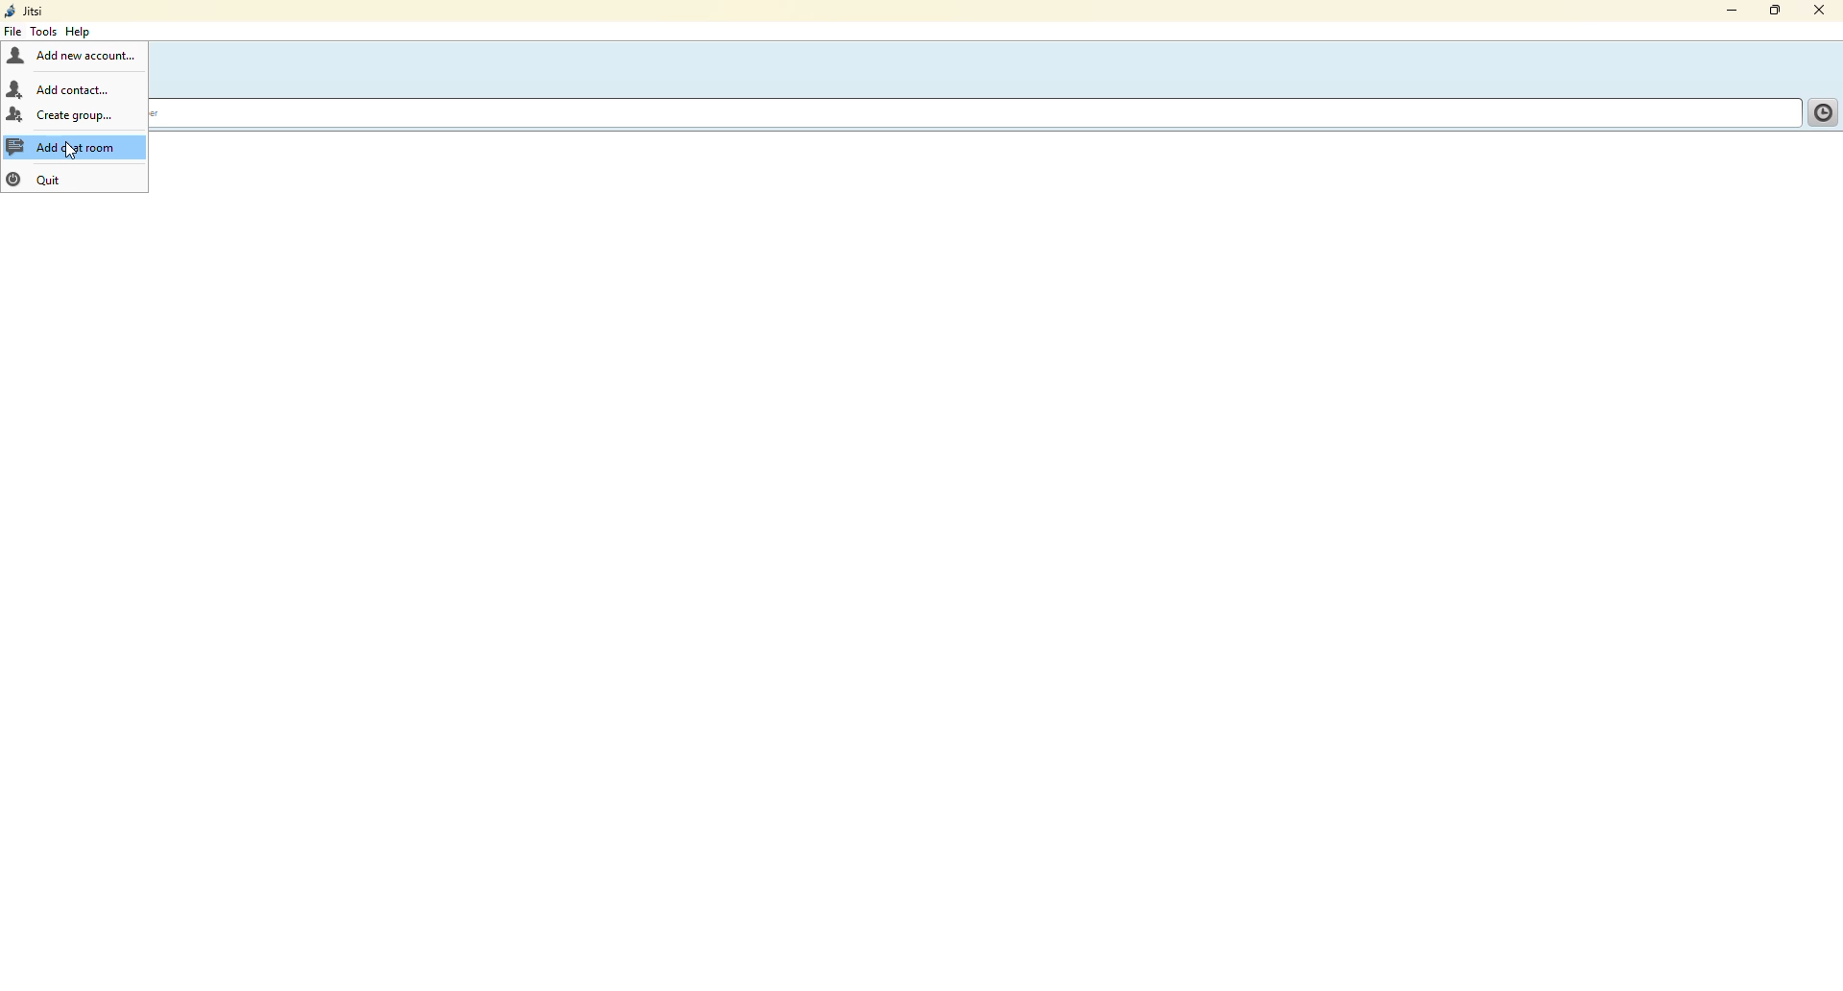  What do you see at coordinates (47, 180) in the screenshot?
I see `quit` at bounding box center [47, 180].